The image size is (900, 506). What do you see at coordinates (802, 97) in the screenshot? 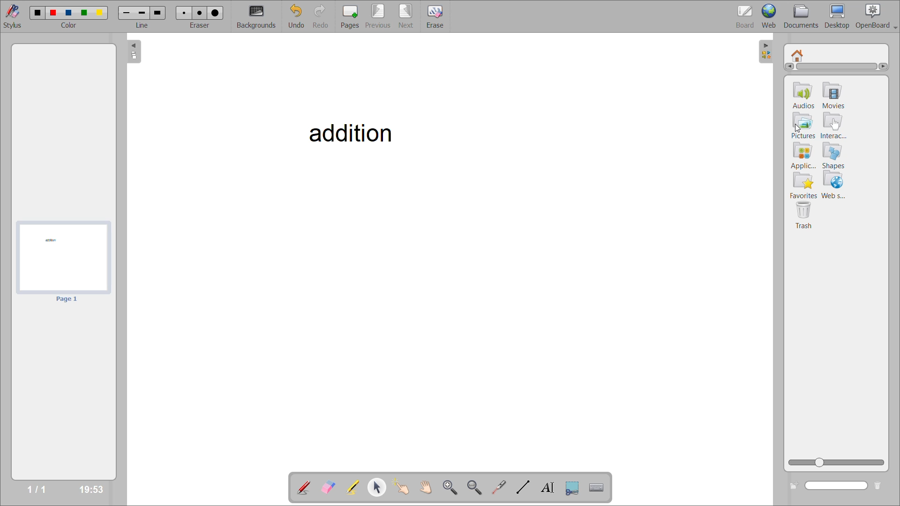
I see `audios` at bounding box center [802, 97].